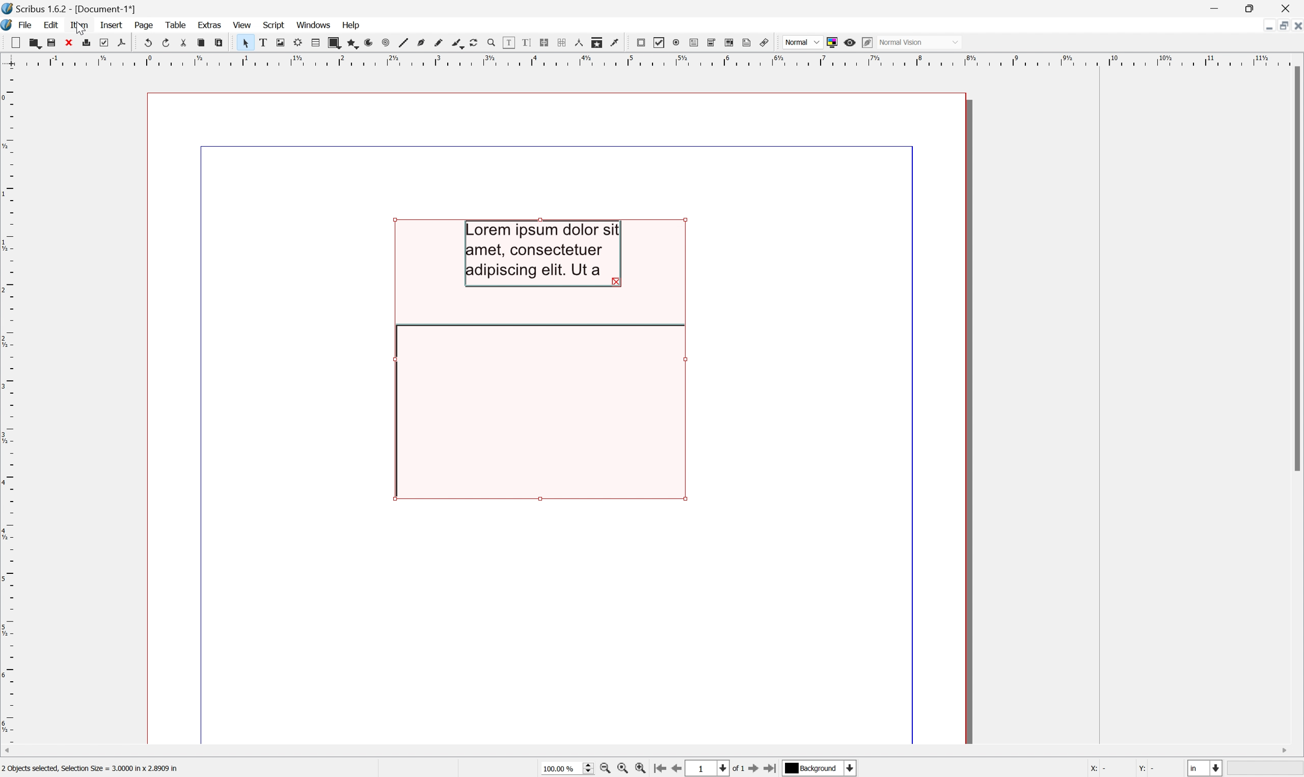 Image resolution: width=1304 pixels, height=777 pixels. What do you see at coordinates (219, 43) in the screenshot?
I see `Paste` at bounding box center [219, 43].